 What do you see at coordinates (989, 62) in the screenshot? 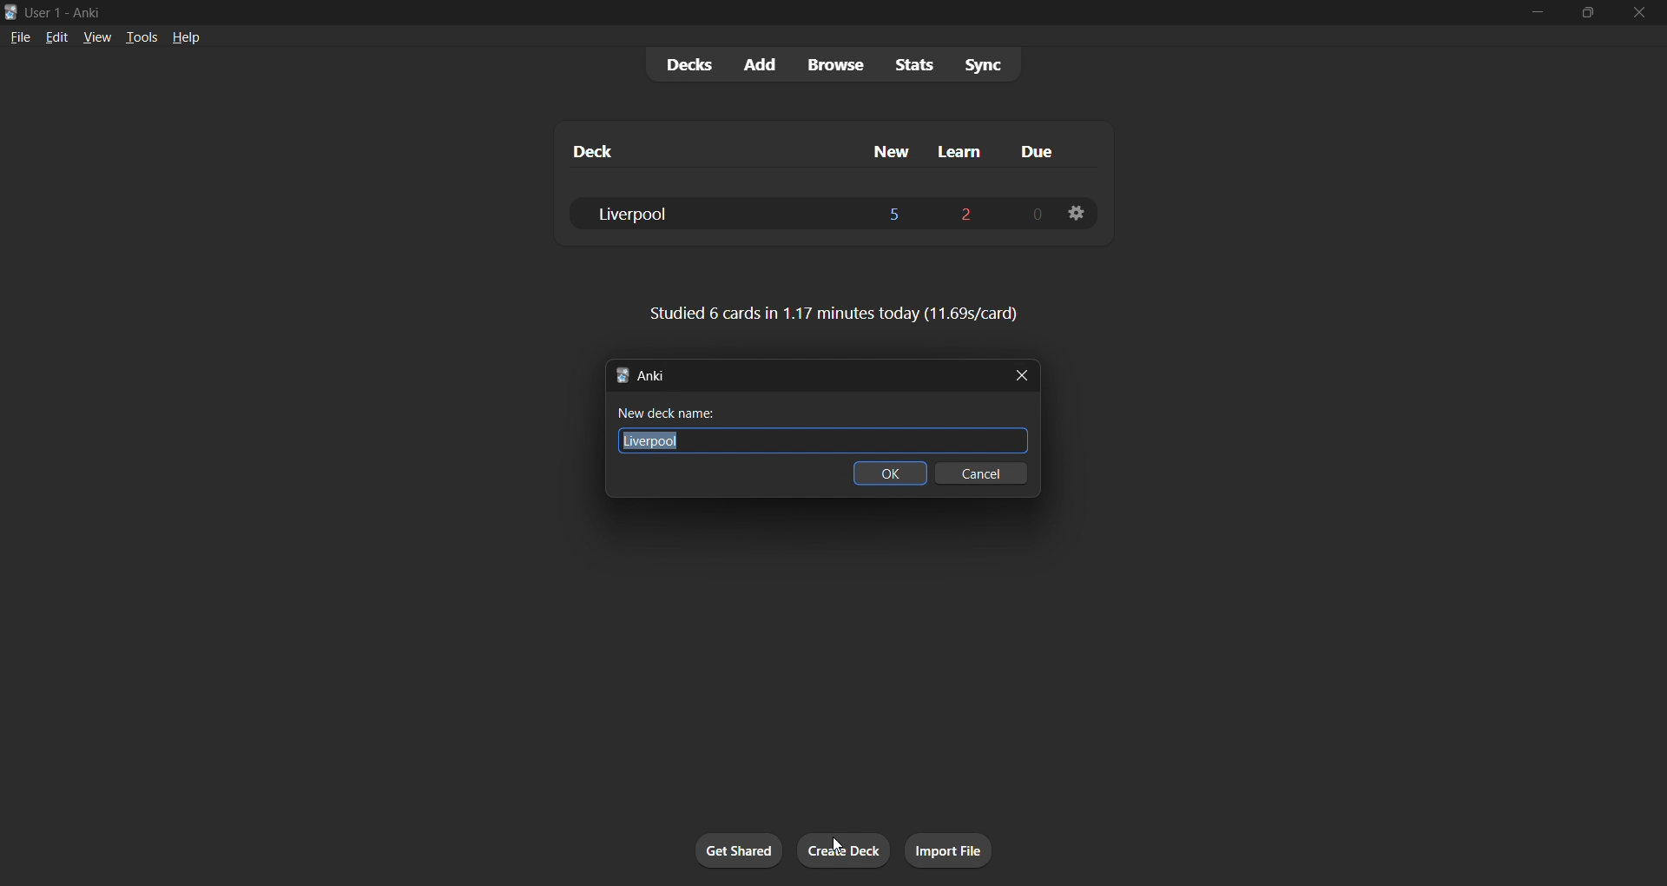
I see `sync` at bounding box center [989, 62].